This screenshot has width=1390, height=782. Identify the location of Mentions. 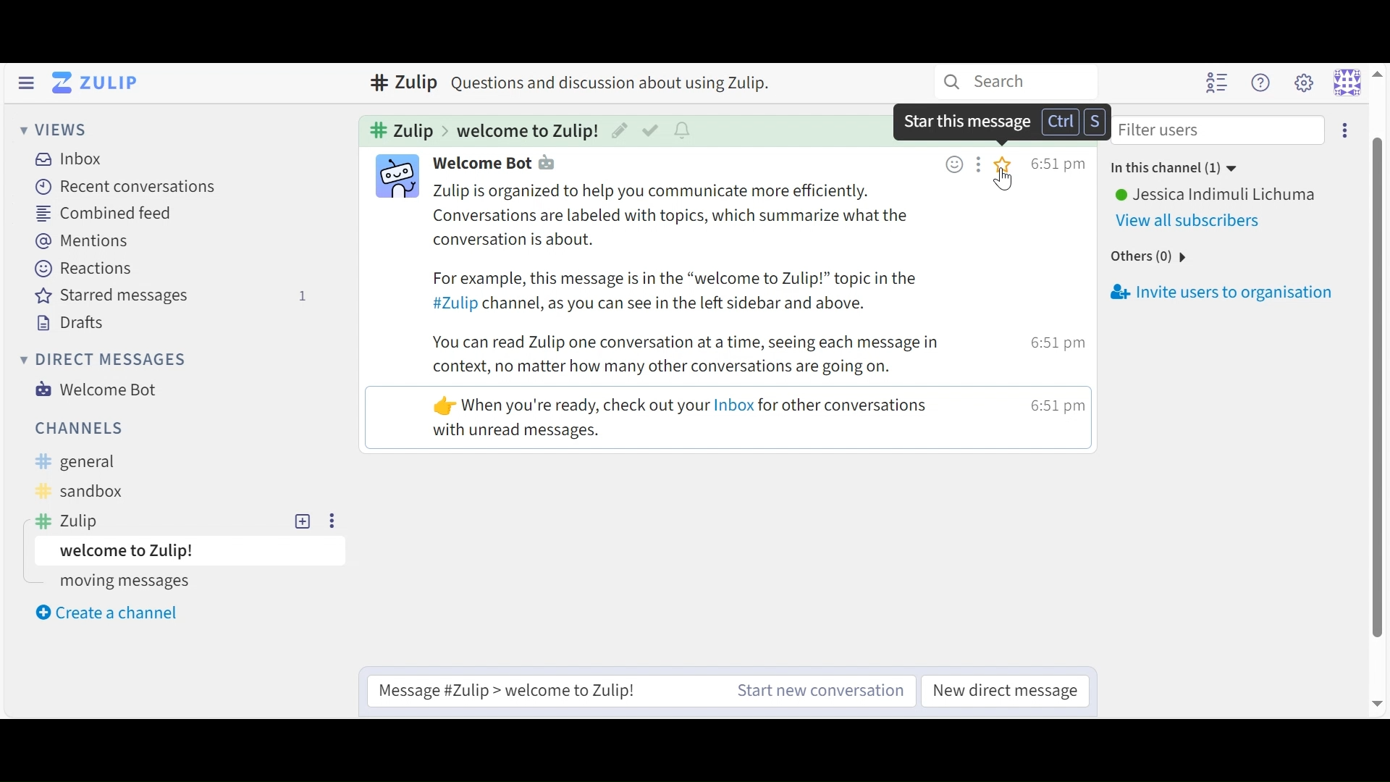
(75, 242).